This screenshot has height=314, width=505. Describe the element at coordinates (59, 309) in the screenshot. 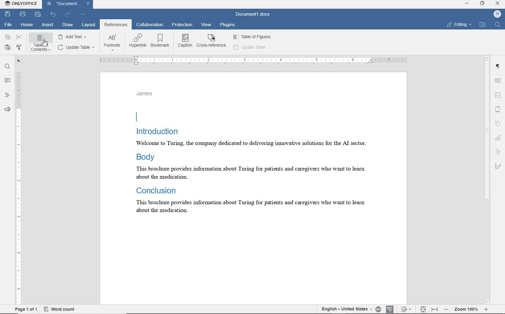

I see `Word Count` at that location.